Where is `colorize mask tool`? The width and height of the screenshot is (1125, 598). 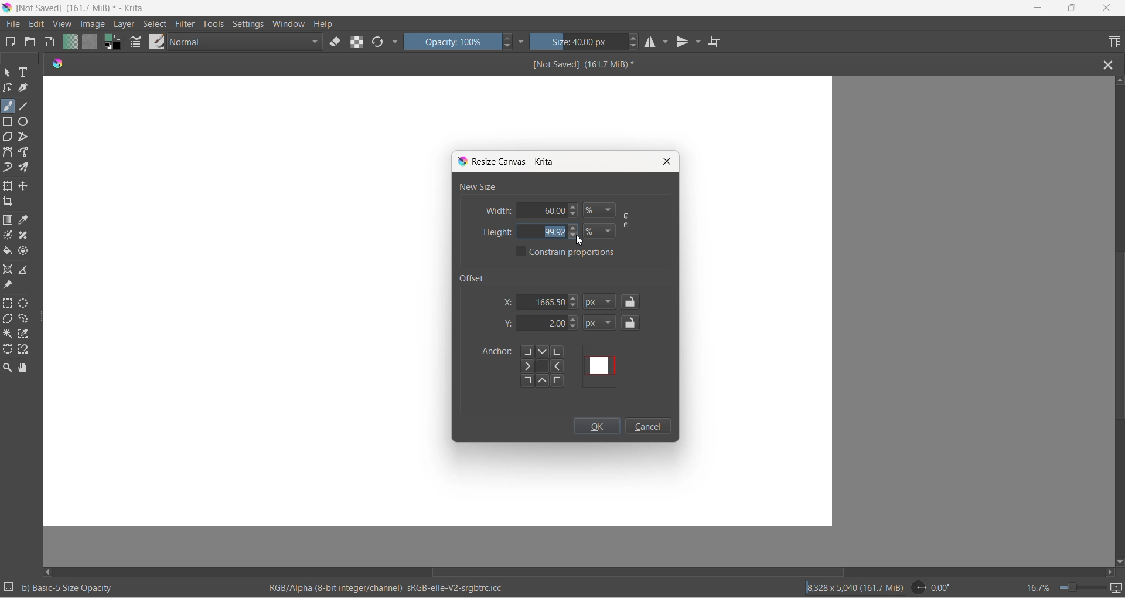 colorize mask tool is located at coordinates (9, 235).